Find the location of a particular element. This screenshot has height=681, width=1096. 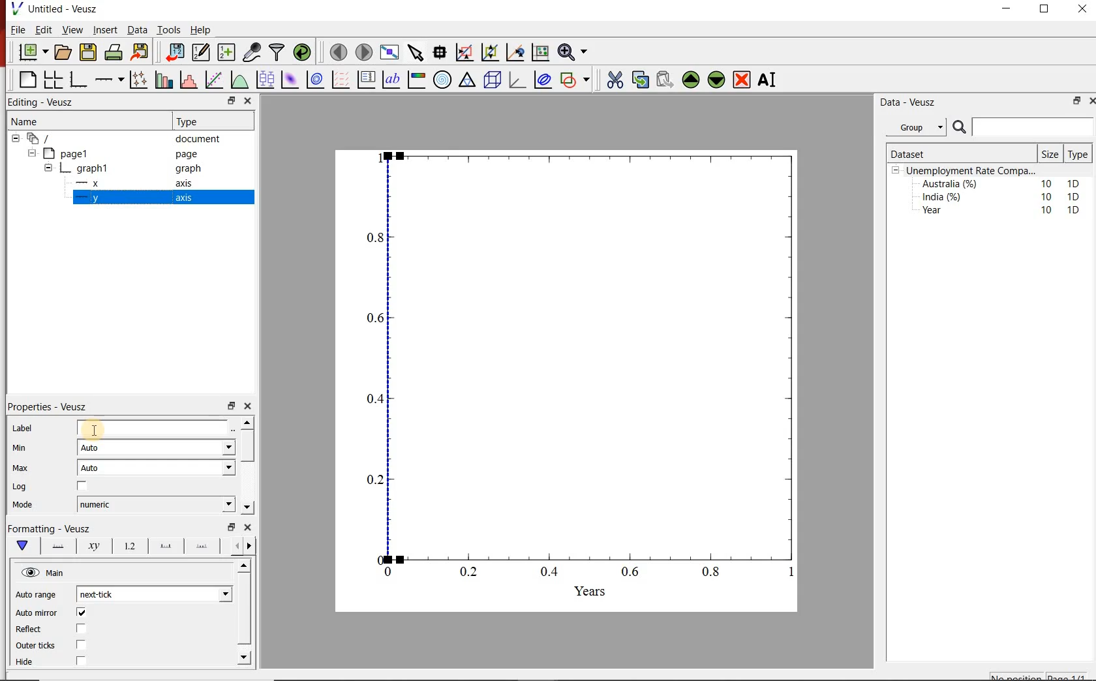

Size is located at coordinates (1052, 154).